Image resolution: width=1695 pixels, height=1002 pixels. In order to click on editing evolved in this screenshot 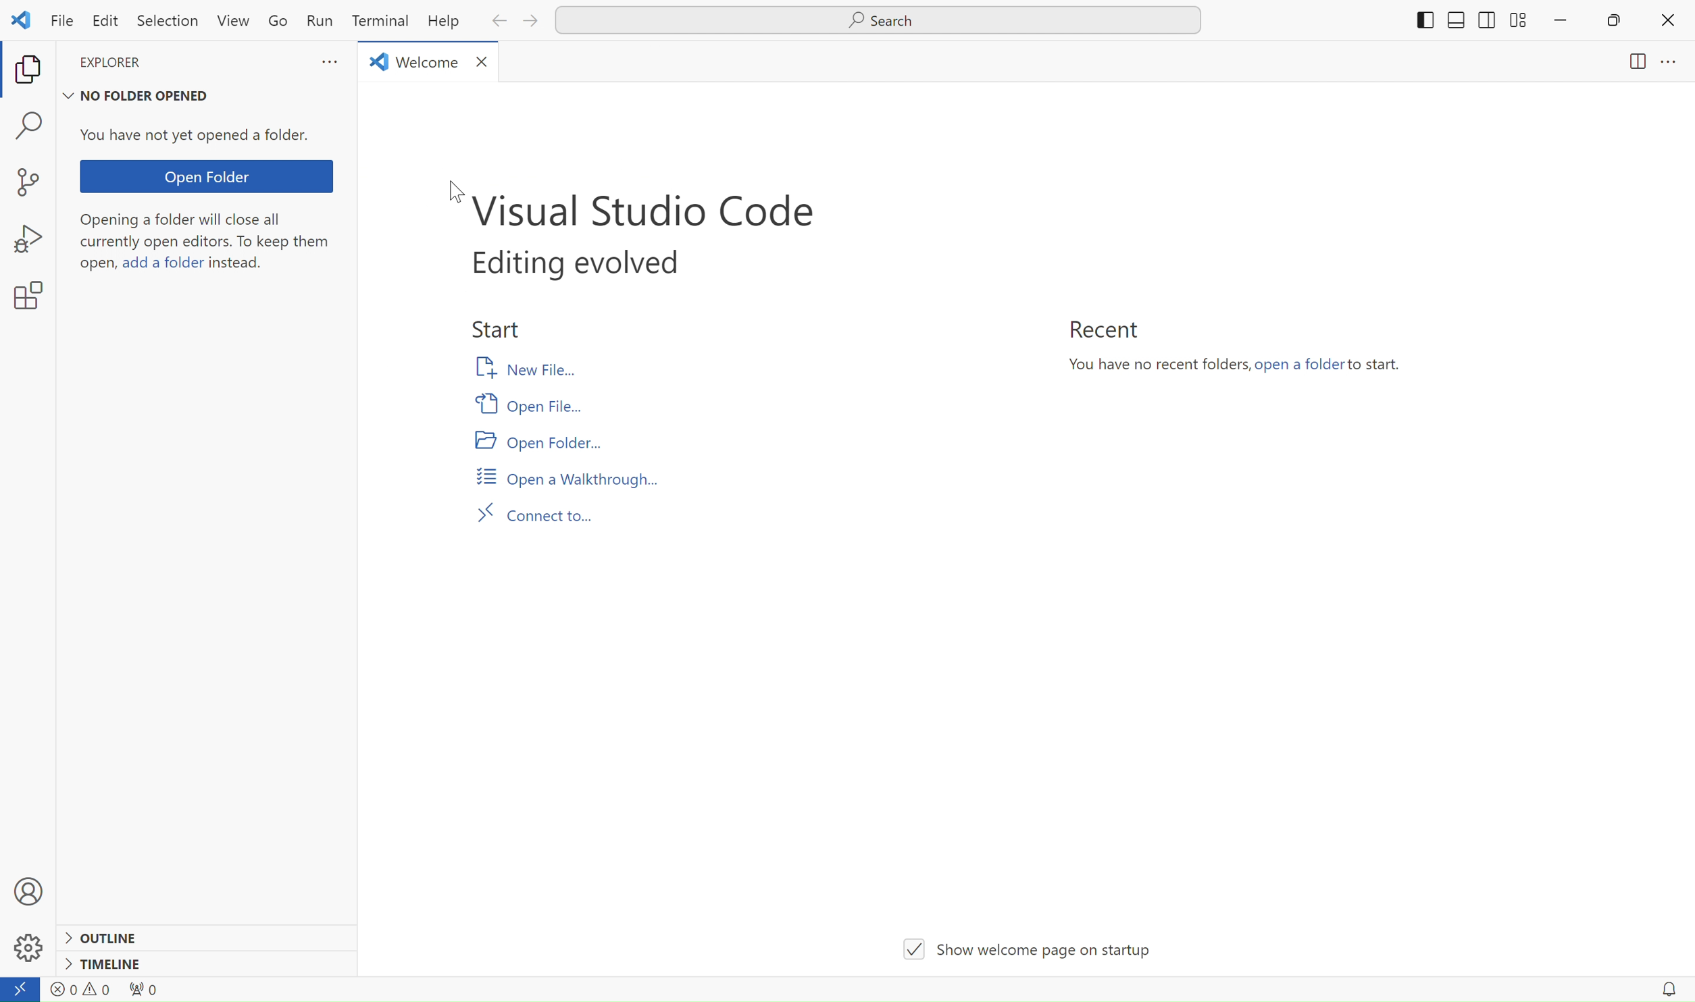, I will do `click(579, 263)`.